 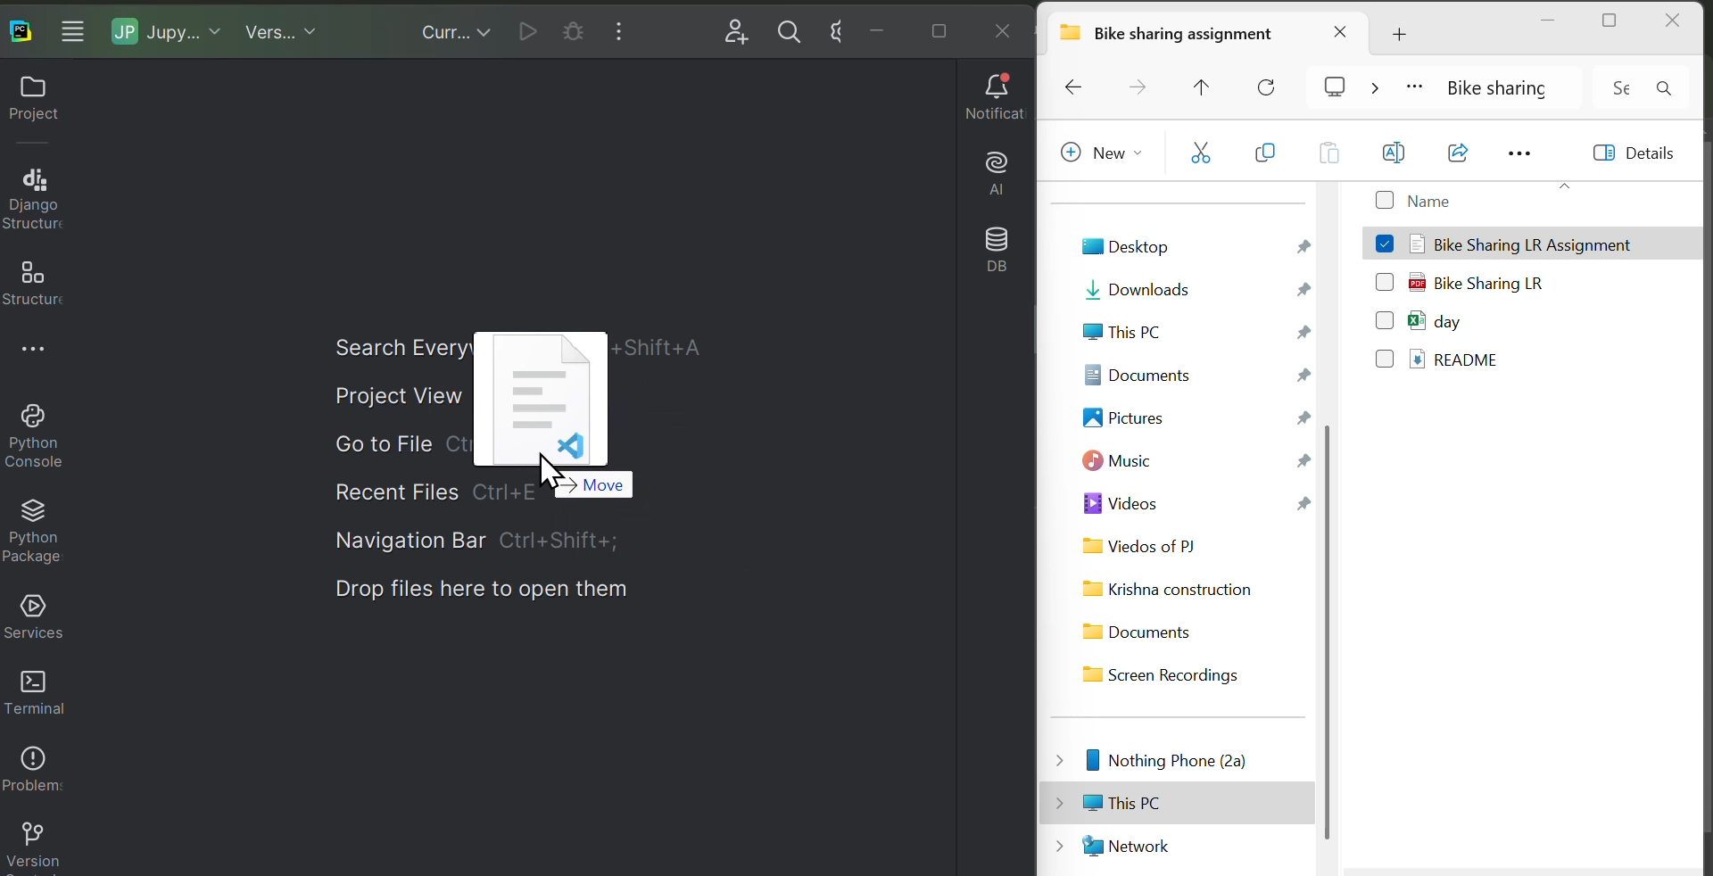 What do you see at coordinates (1647, 149) in the screenshot?
I see `Details` at bounding box center [1647, 149].